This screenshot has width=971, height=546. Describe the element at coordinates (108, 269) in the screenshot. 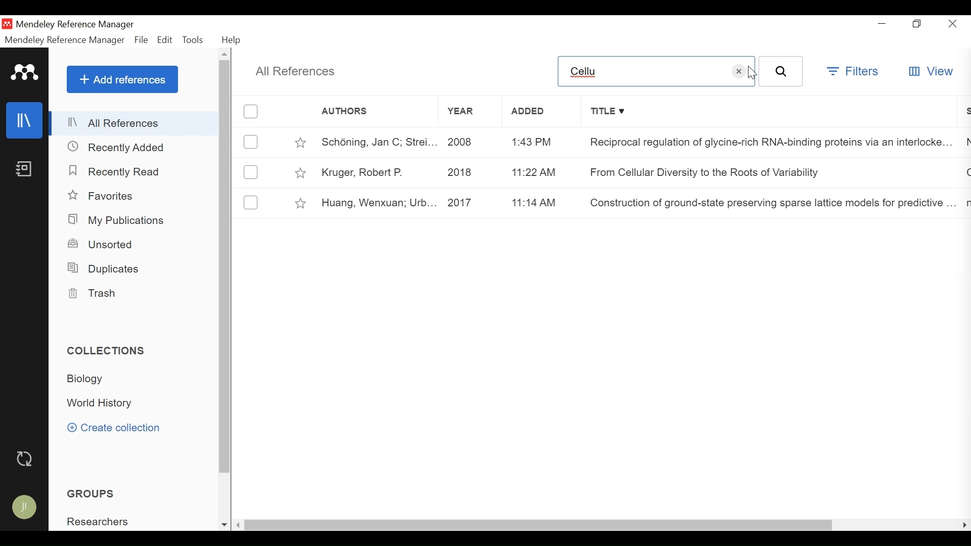

I see `Duplicates` at that location.